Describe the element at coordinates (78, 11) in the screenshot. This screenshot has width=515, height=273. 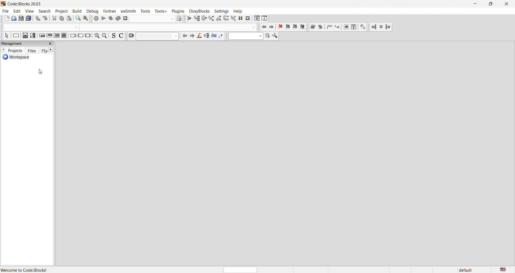
I see `build` at that location.